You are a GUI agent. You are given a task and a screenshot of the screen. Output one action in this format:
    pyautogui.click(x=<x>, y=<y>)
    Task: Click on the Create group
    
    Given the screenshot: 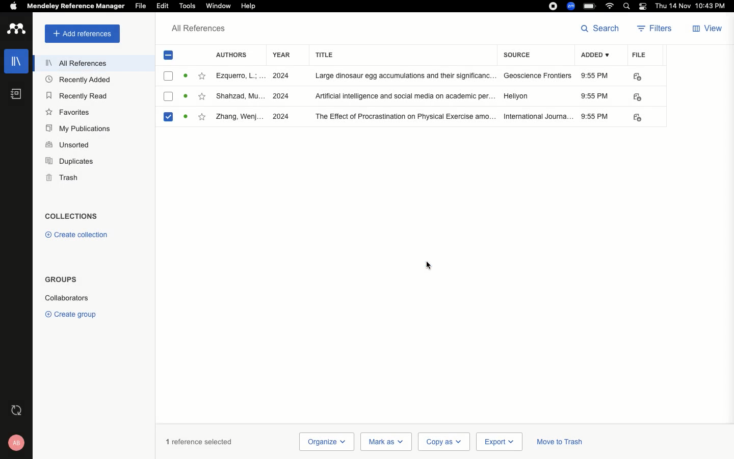 What is the action you would take?
    pyautogui.click(x=73, y=314)
    